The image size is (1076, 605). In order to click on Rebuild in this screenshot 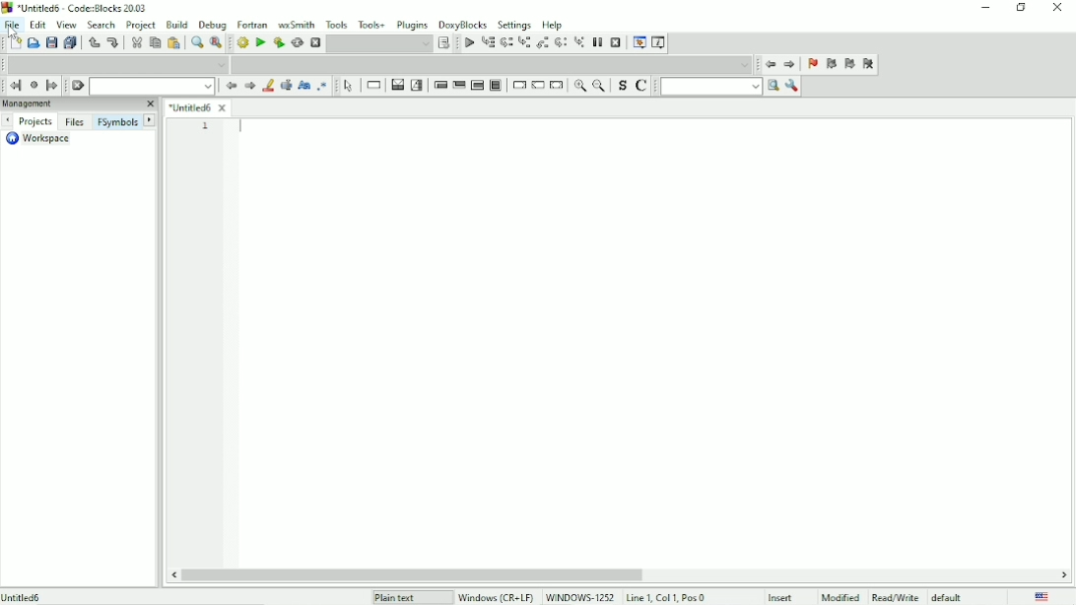, I will do `click(298, 43)`.